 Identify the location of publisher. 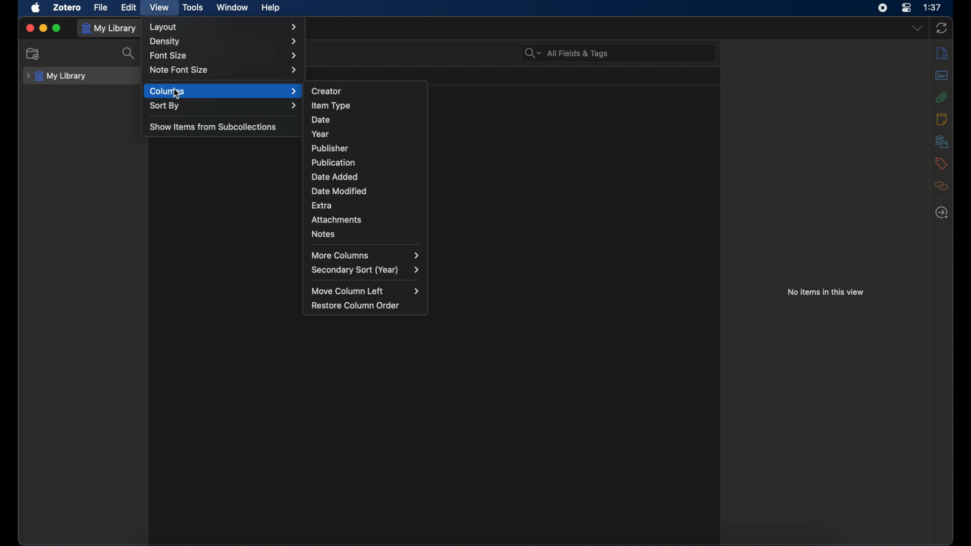
(331, 148).